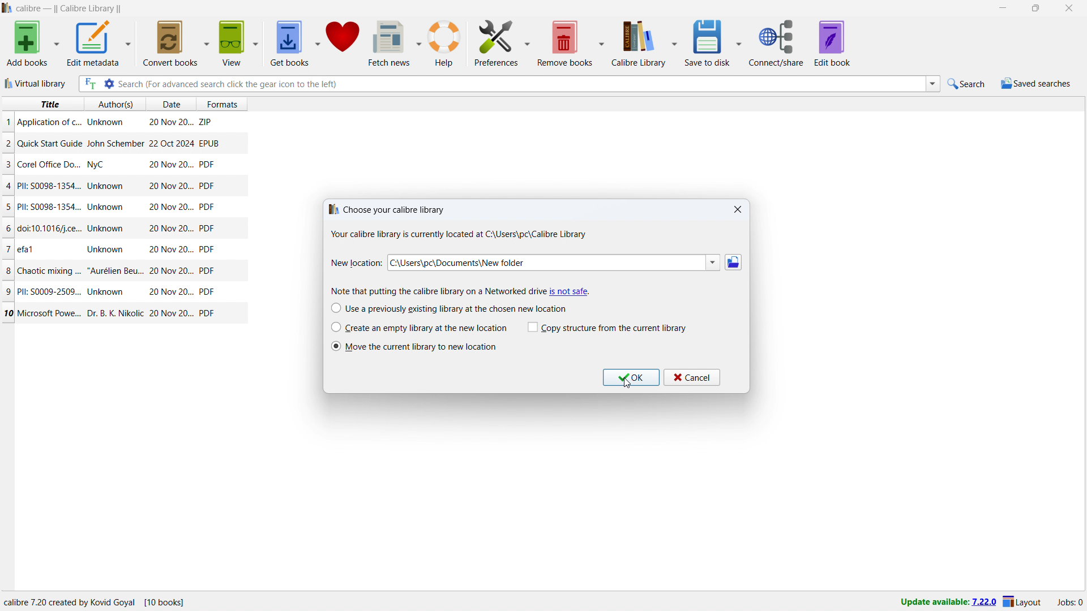 Image resolution: width=1087 pixels, height=611 pixels. What do you see at coordinates (208, 272) in the screenshot?
I see `PDF` at bounding box center [208, 272].